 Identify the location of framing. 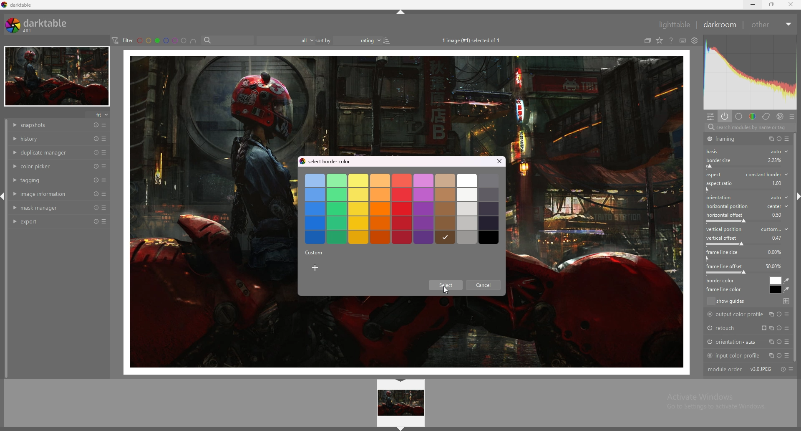
(727, 139).